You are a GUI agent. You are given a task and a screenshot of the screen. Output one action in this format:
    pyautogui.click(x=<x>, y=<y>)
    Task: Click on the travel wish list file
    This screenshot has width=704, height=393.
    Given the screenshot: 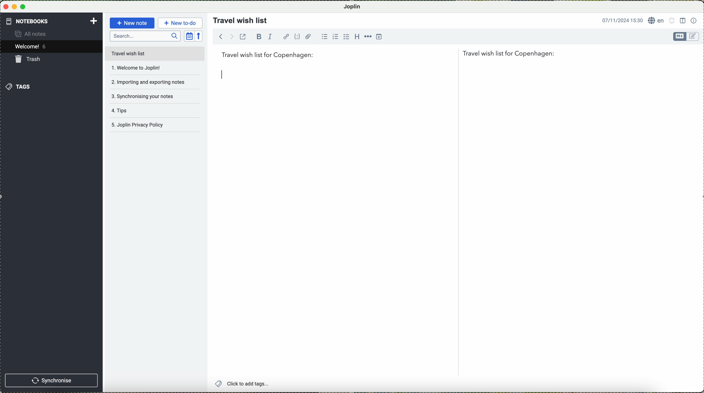 What is the action you would take?
    pyautogui.click(x=154, y=53)
    